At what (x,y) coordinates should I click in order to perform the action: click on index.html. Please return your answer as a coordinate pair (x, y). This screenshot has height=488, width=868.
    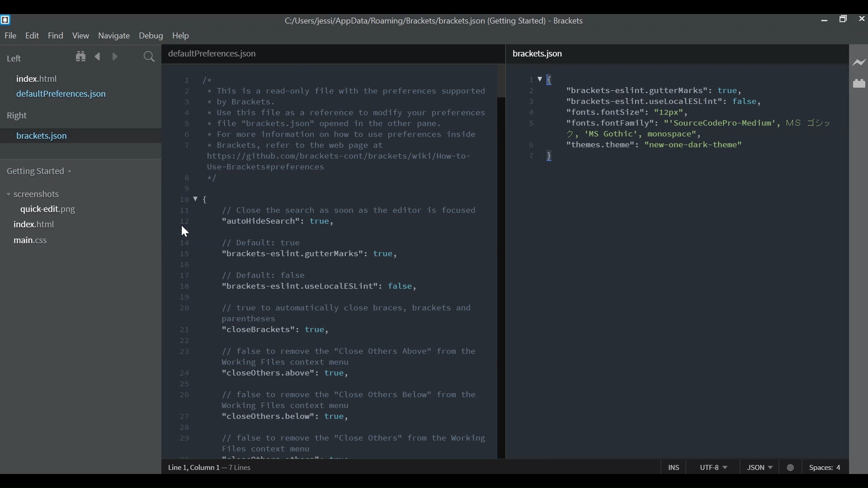
    Looking at the image, I should click on (38, 79).